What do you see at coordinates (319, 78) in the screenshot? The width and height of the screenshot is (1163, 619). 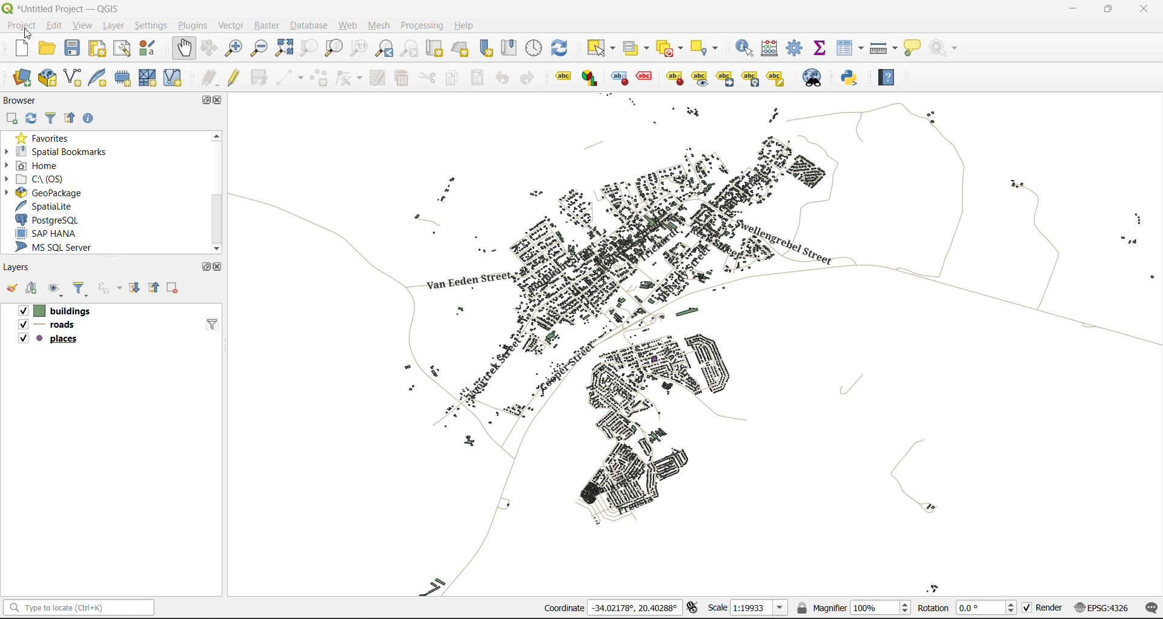 I see `add polygon` at bounding box center [319, 78].